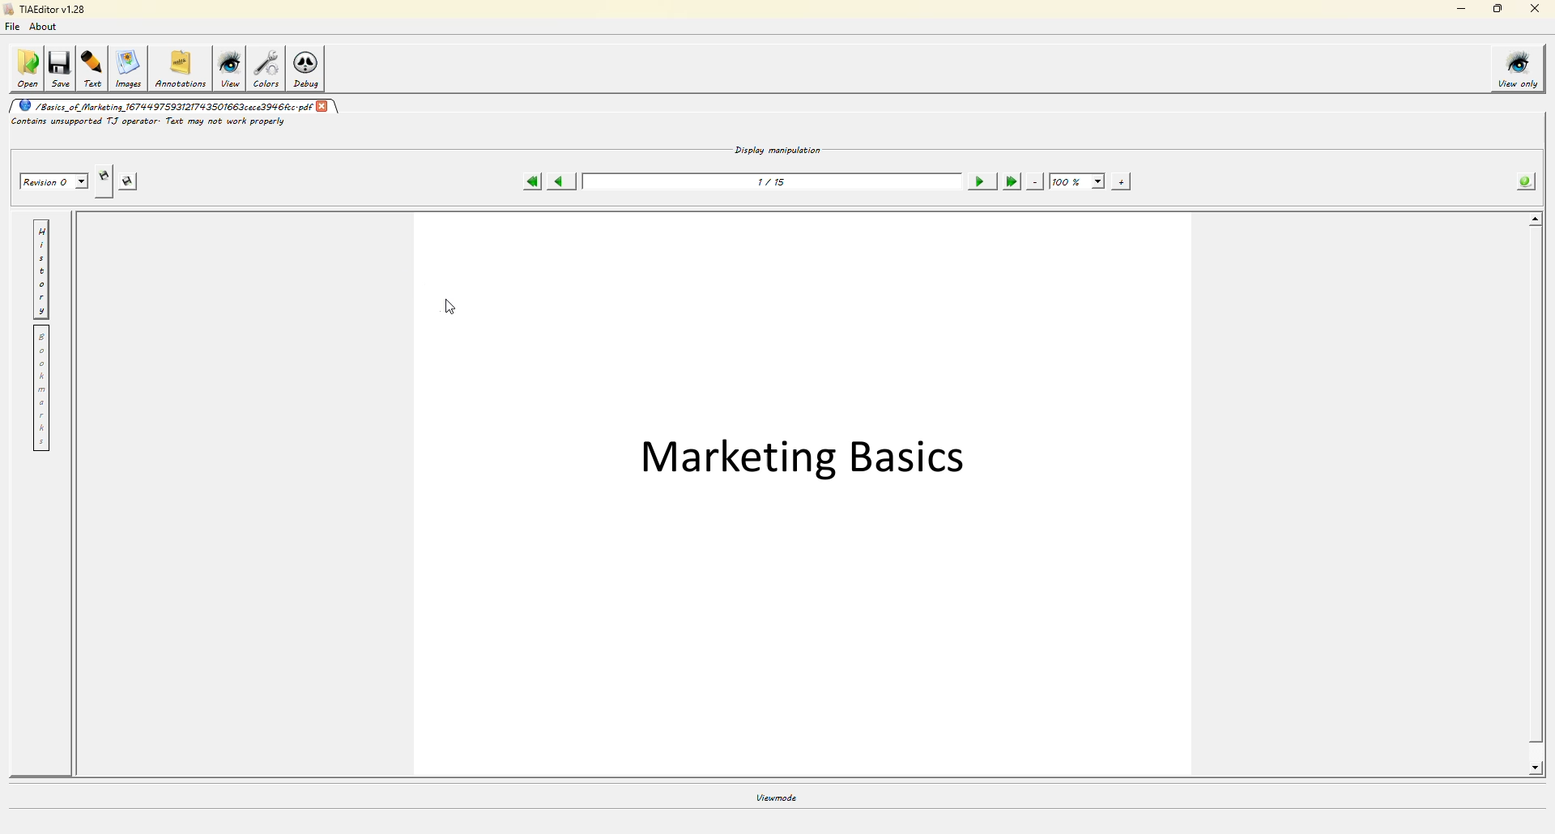 The image size is (1555, 834). What do you see at coordinates (183, 71) in the screenshot?
I see `annotations` at bounding box center [183, 71].